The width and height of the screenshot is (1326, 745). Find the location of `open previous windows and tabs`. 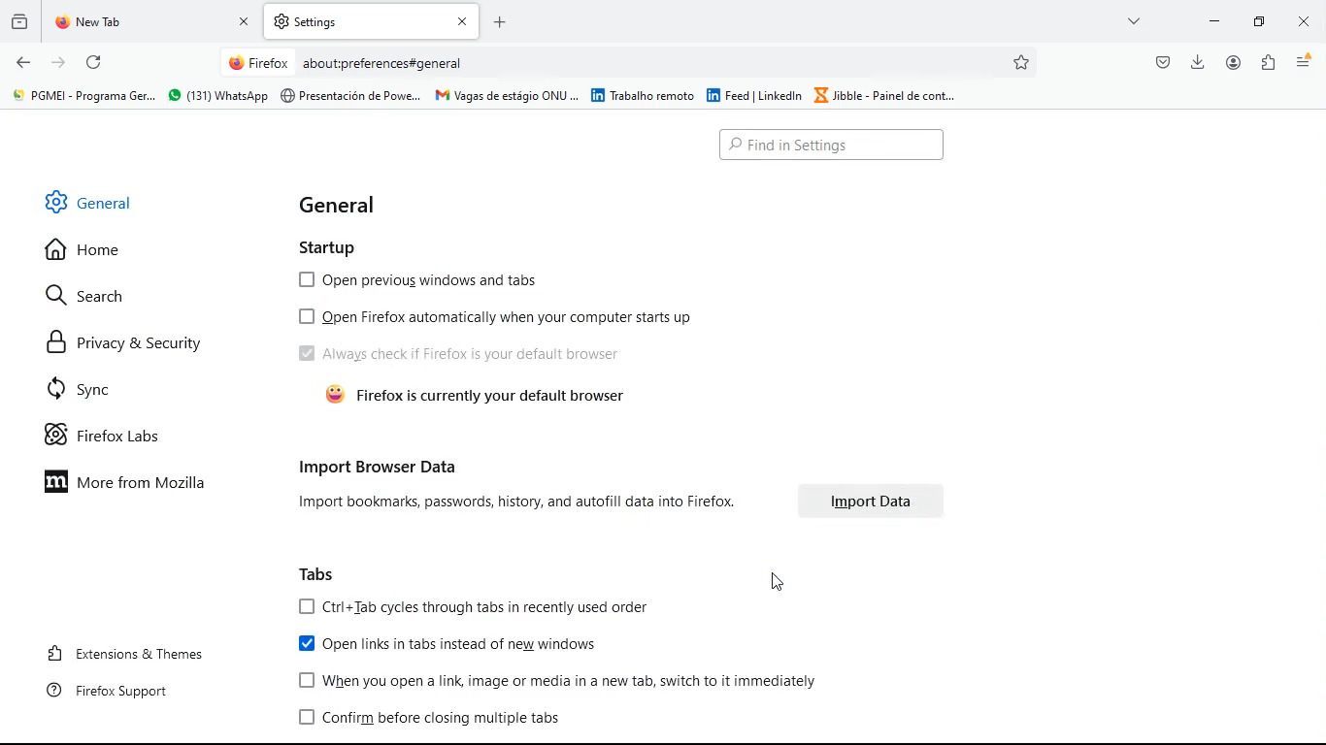

open previous windows and tabs is located at coordinates (418, 280).